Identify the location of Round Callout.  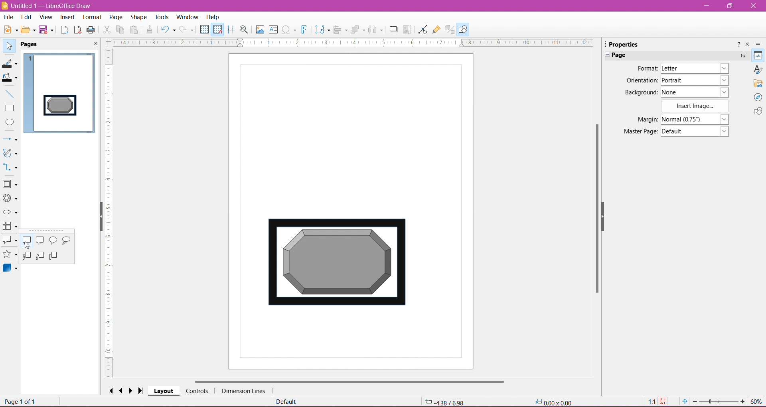
(54, 241).